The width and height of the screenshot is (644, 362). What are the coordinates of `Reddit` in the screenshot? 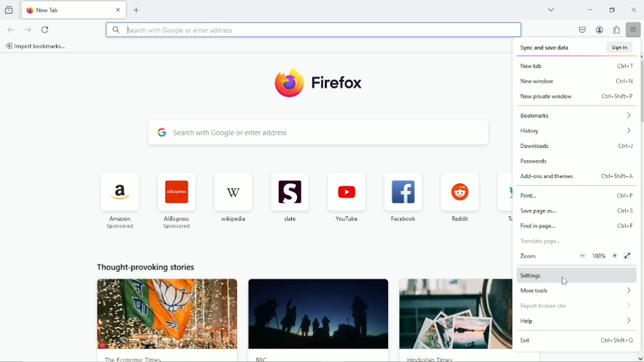 It's located at (459, 198).